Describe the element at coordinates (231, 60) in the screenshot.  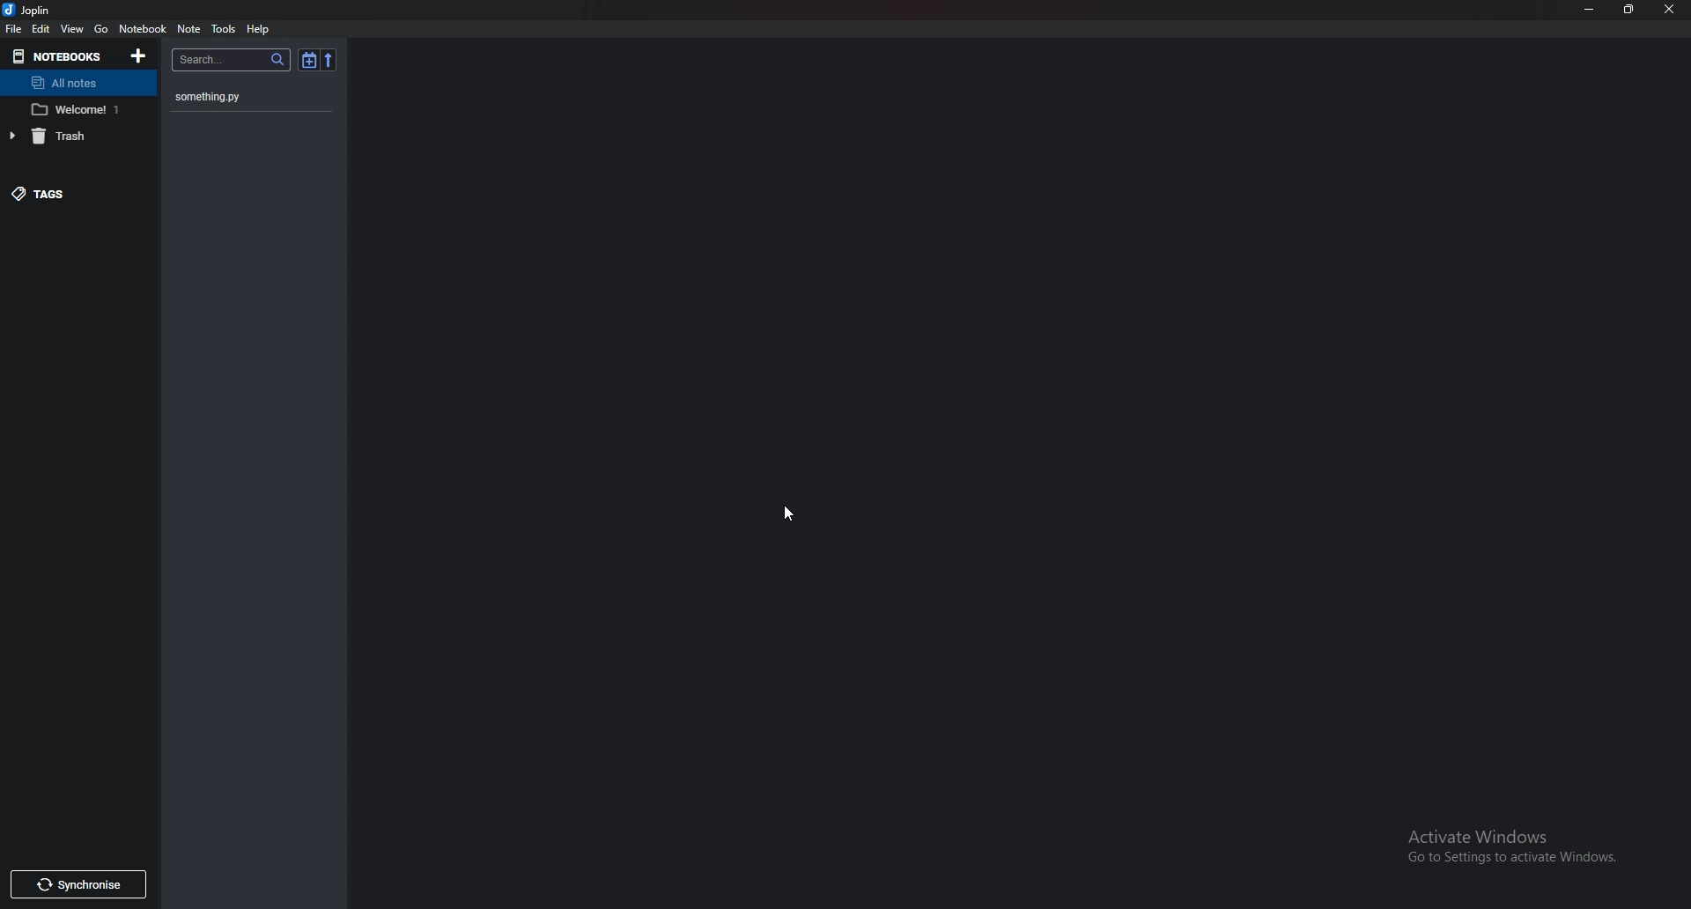
I see `search` at that location.